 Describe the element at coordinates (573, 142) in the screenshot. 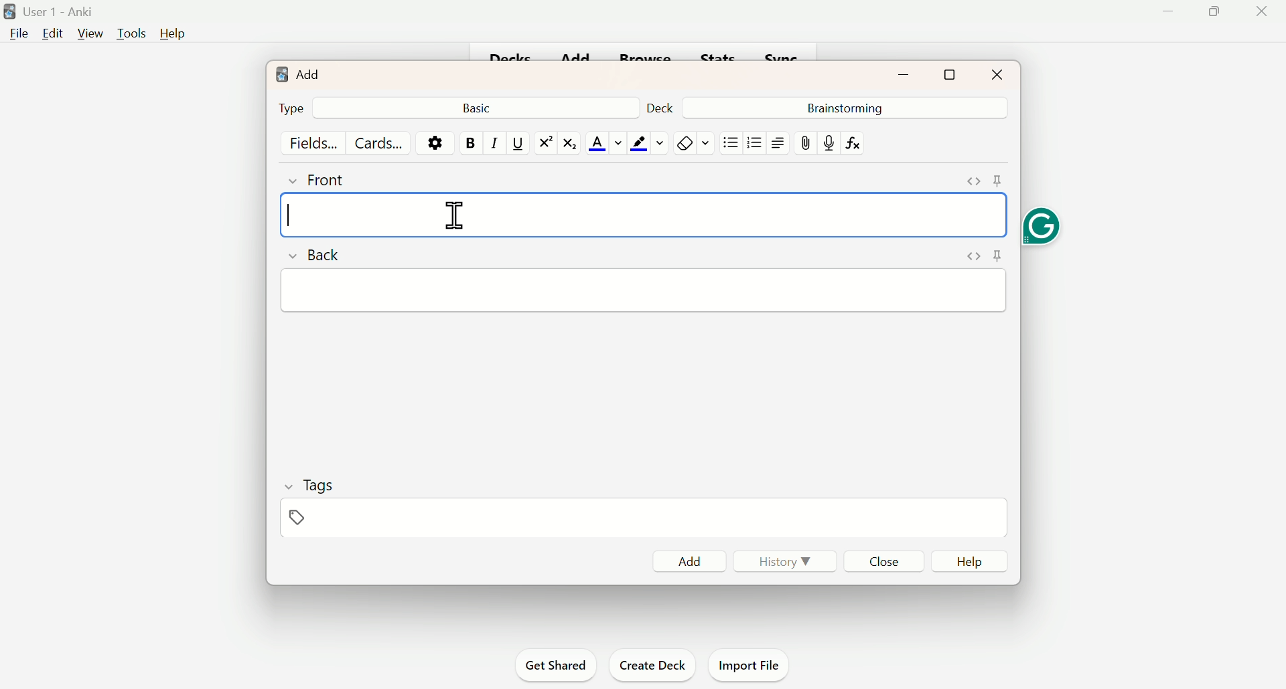

I see `Subscript` at that location.